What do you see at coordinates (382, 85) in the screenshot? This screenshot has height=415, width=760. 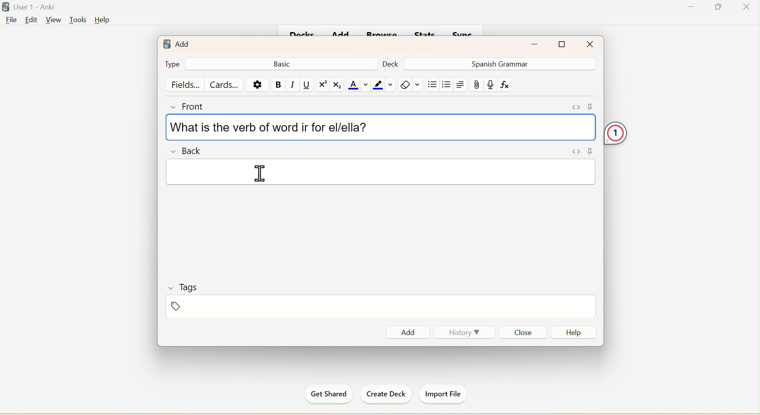 I see `color` at bounding box center [382, 85].